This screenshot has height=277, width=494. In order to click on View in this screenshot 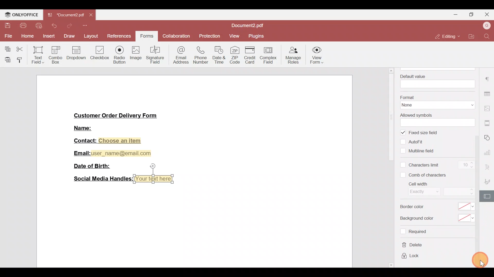, I will do `click(234, 37)`.